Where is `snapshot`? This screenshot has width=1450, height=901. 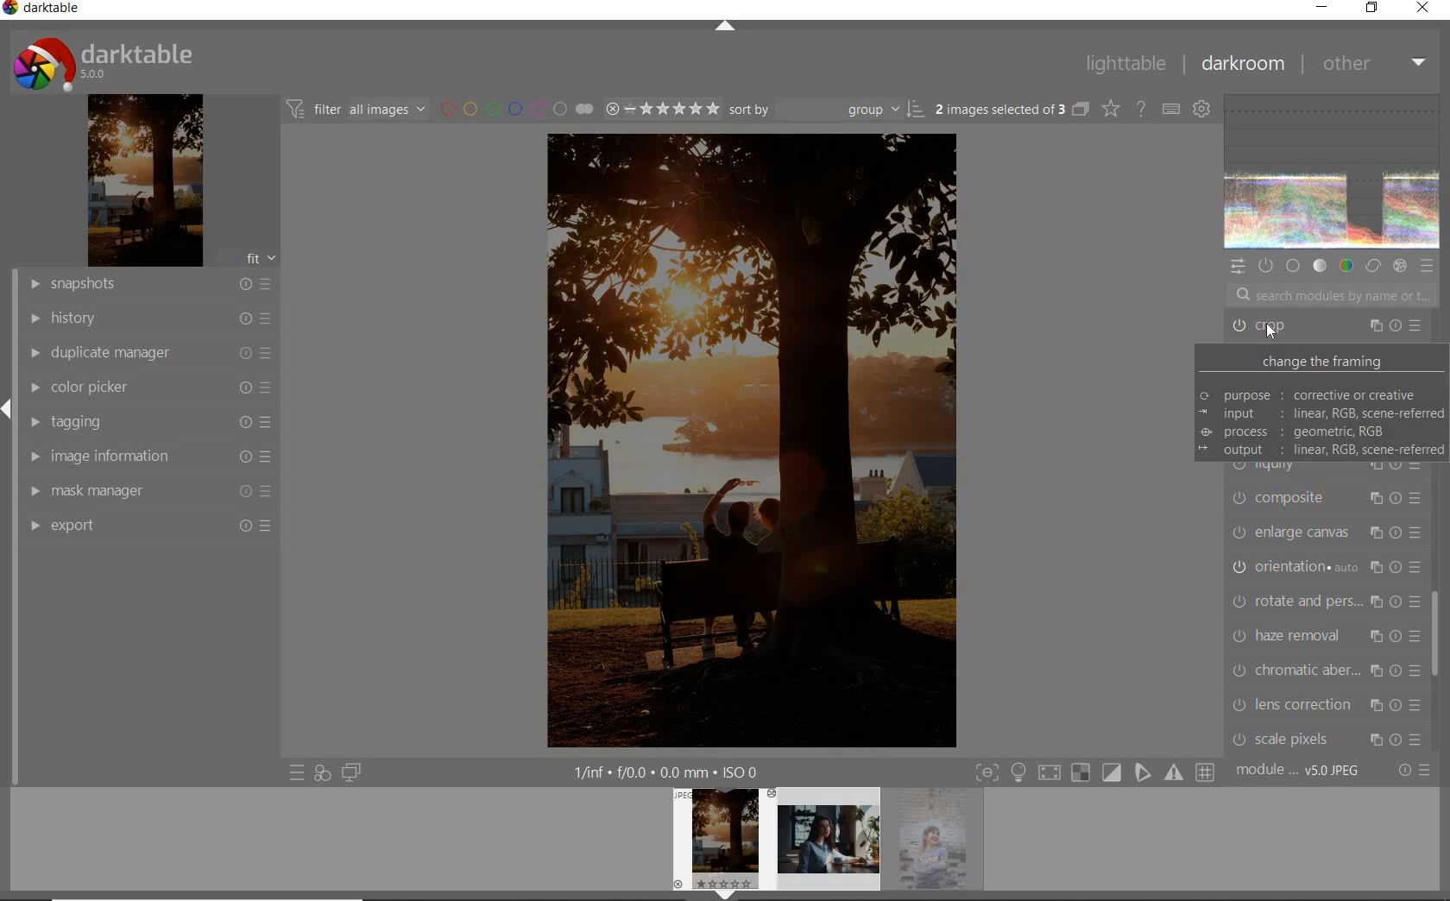 snapshot is located at coordinates (149, 286).